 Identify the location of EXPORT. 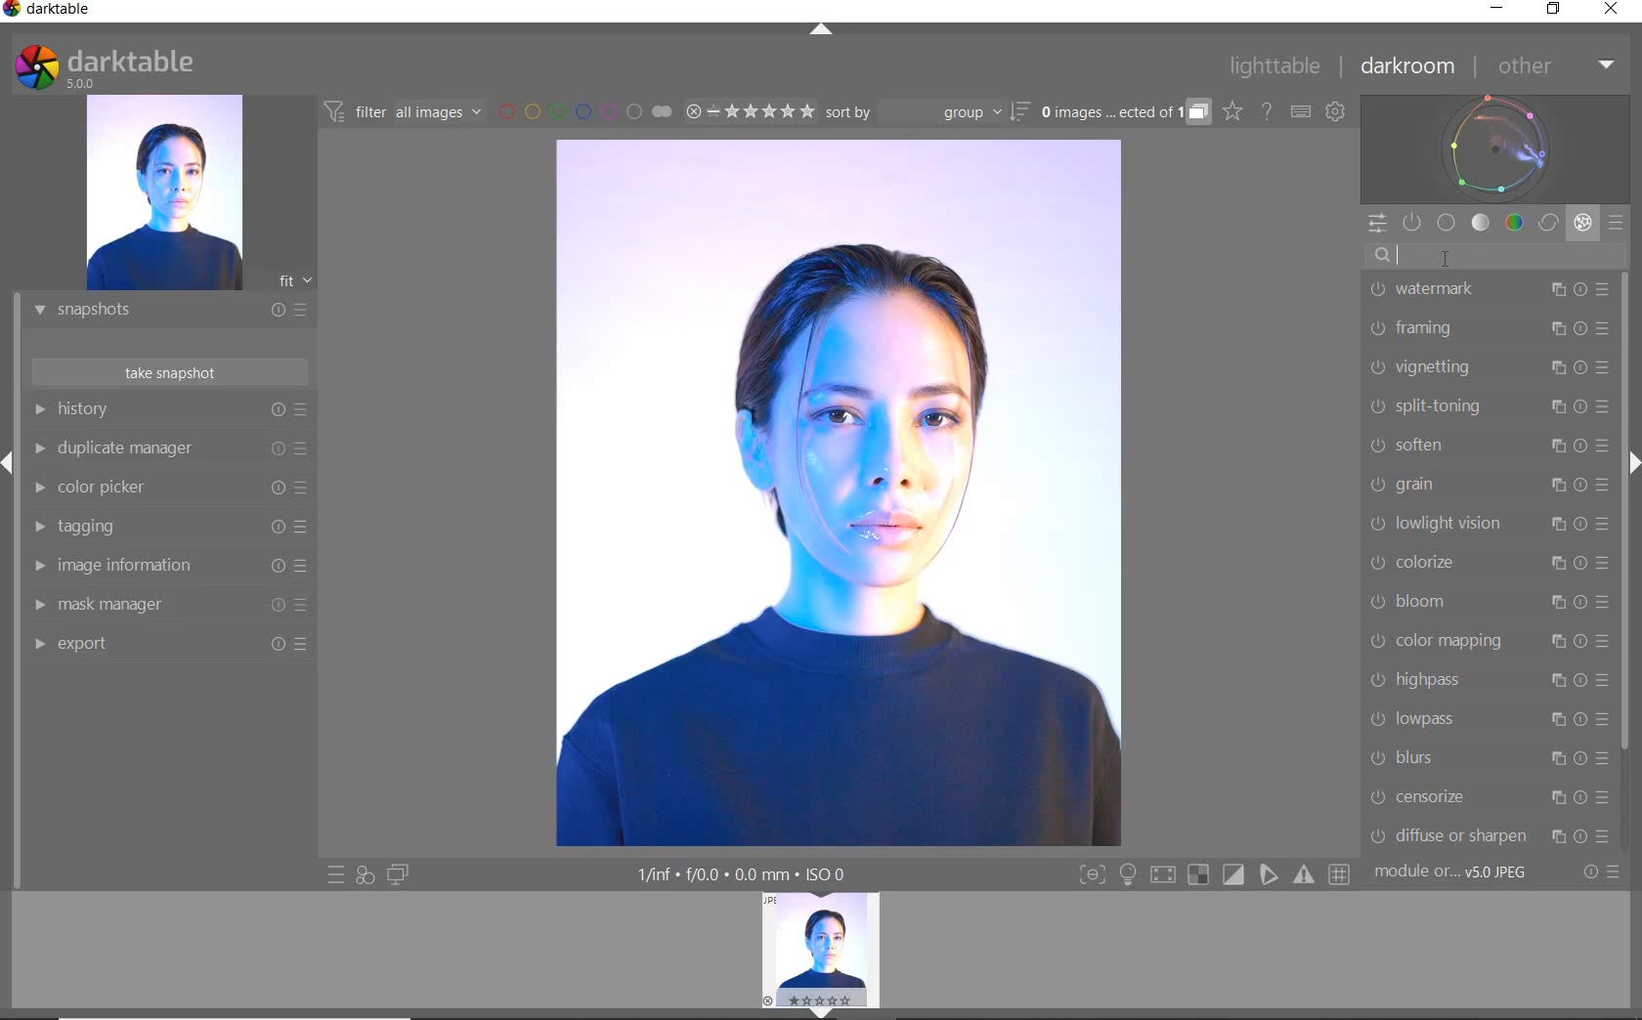
(163, 643).